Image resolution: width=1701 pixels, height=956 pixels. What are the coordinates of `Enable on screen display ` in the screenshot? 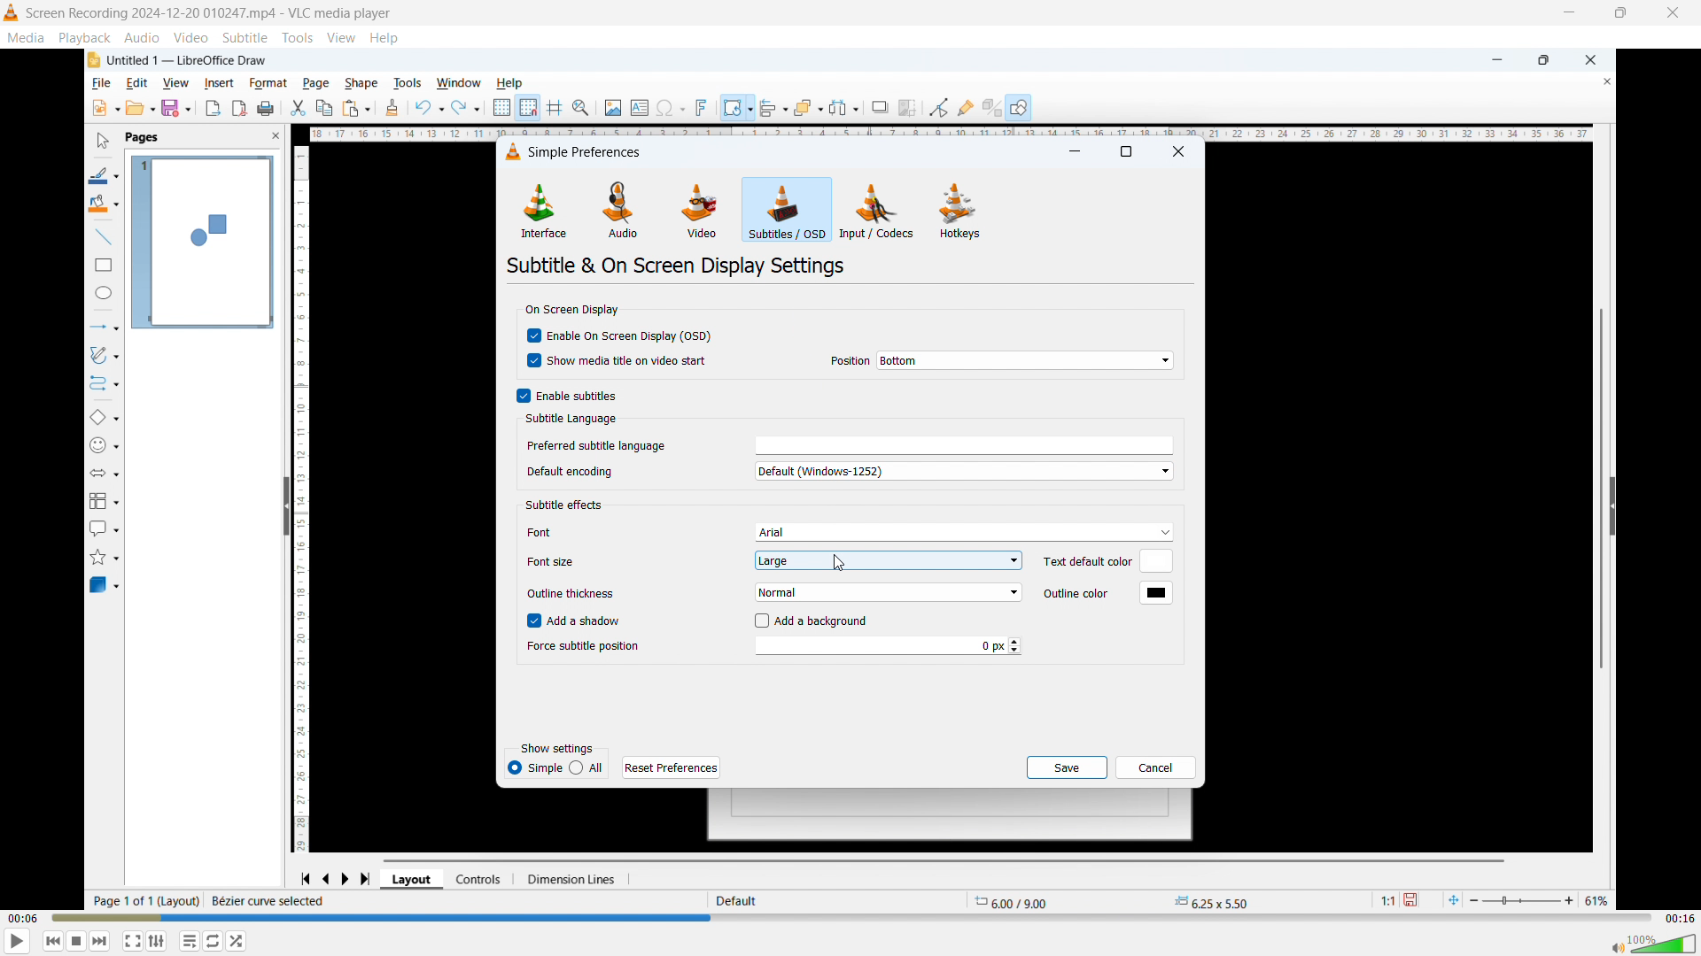 It's located at (617, 335).